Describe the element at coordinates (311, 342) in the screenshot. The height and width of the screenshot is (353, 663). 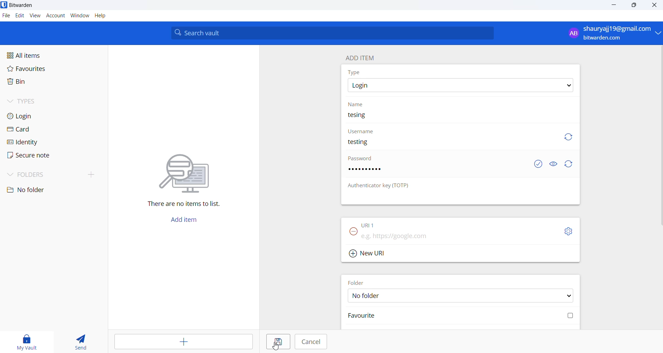
I see `cancel` at that location.